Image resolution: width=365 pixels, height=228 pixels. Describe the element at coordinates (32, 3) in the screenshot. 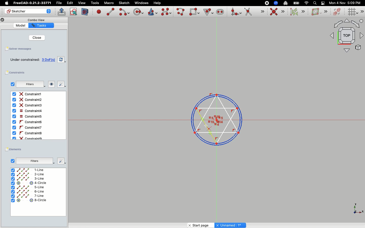

I see `FreeCAD-0.21.2-33771` at that location.